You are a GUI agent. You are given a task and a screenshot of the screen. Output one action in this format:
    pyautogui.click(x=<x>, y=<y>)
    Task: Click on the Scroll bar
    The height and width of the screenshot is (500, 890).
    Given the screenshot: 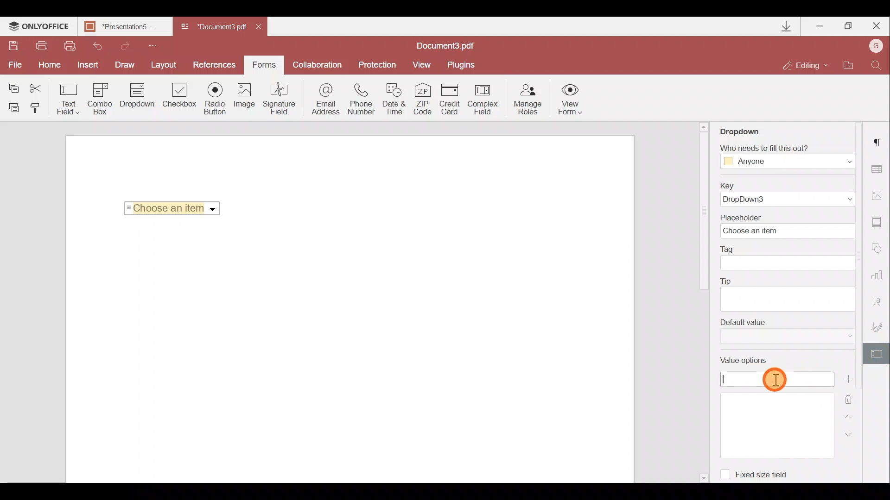 What is the action you would take?
    pyautogui.click(x=703, y=213)
    